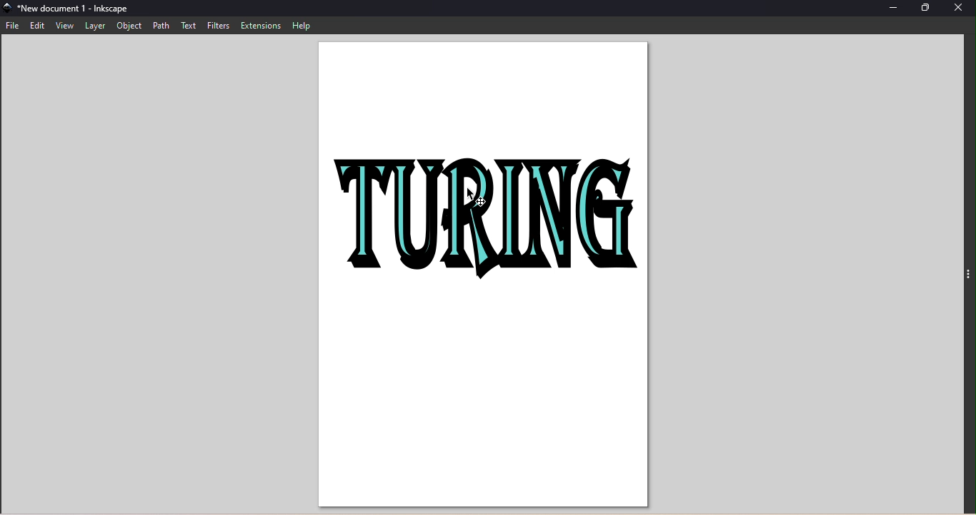 The width and height of the screenshot is (976, 515). Describe the element at coordinates (96, 26) in the screenshot. I see `Layer` at that location.